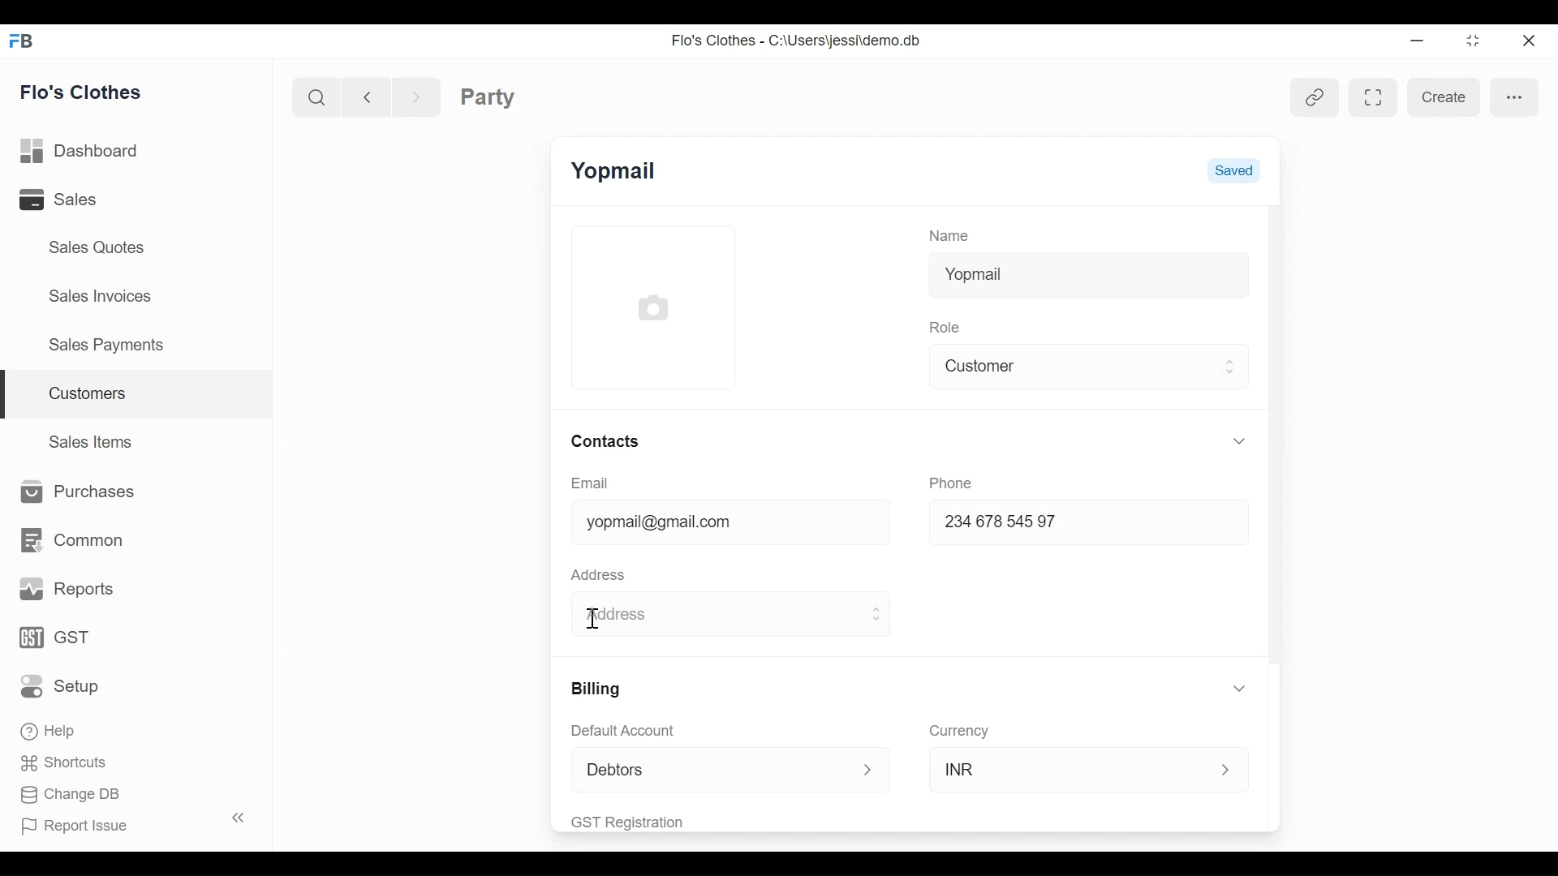  What do you see at coordinates (84, 152) in the screenshot?
I see `Dashboard` at bounding box center [84, 152].